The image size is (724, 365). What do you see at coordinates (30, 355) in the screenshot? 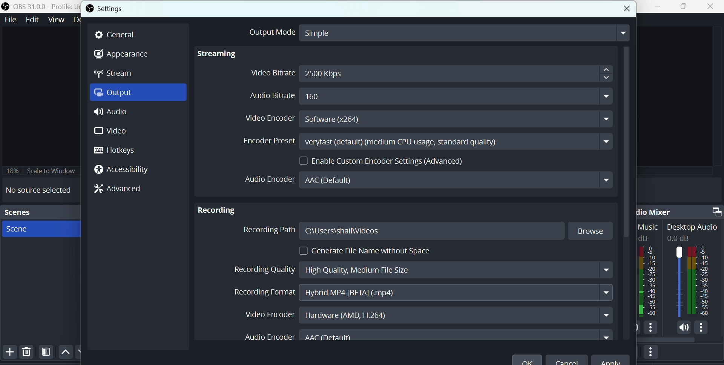
I see `Delete` at bounding box center [30, 355].